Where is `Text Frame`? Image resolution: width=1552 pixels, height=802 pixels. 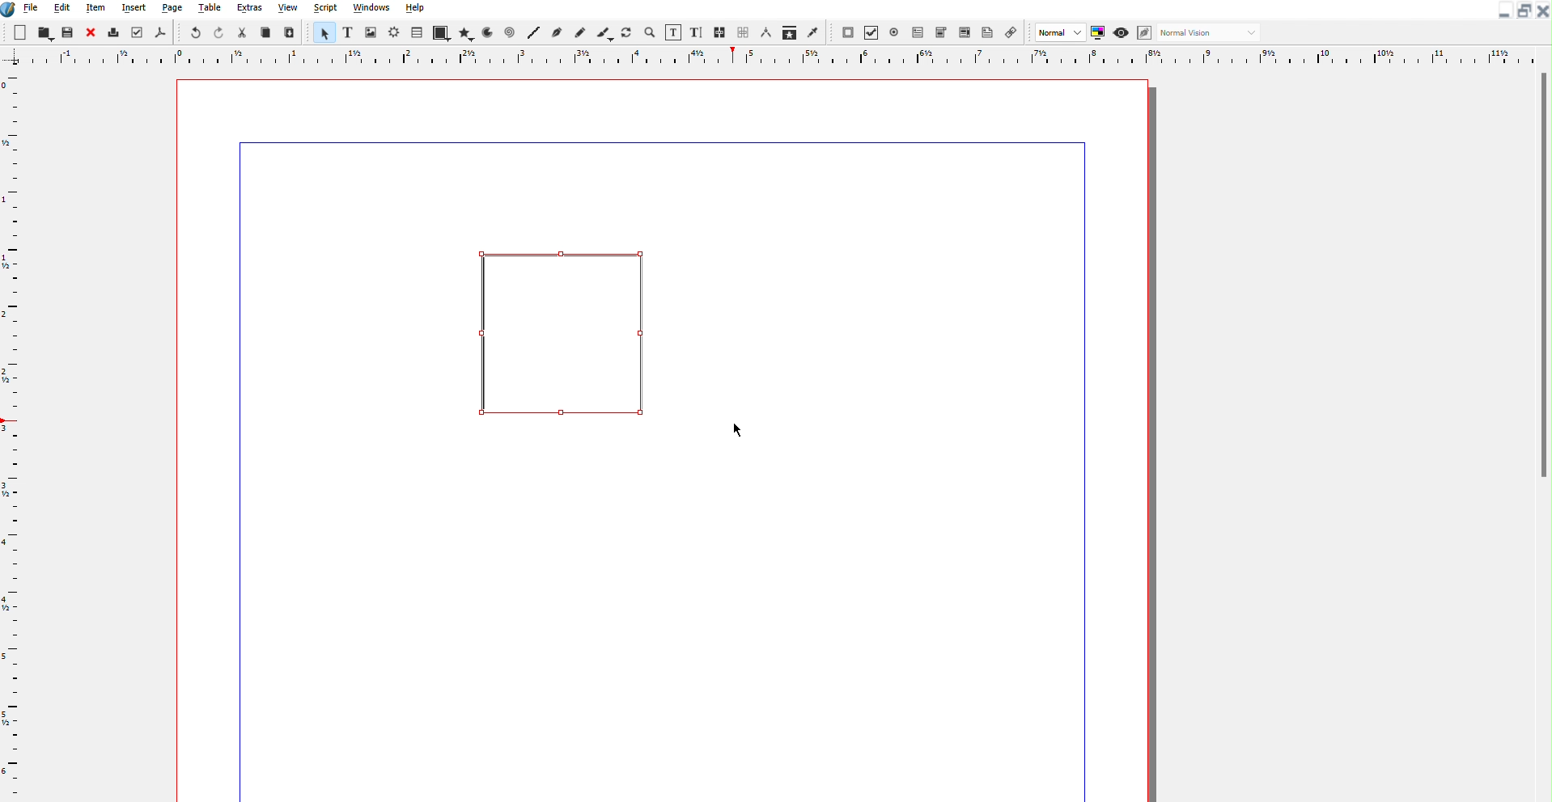
Text Frame is located at coordinates (555, 327).